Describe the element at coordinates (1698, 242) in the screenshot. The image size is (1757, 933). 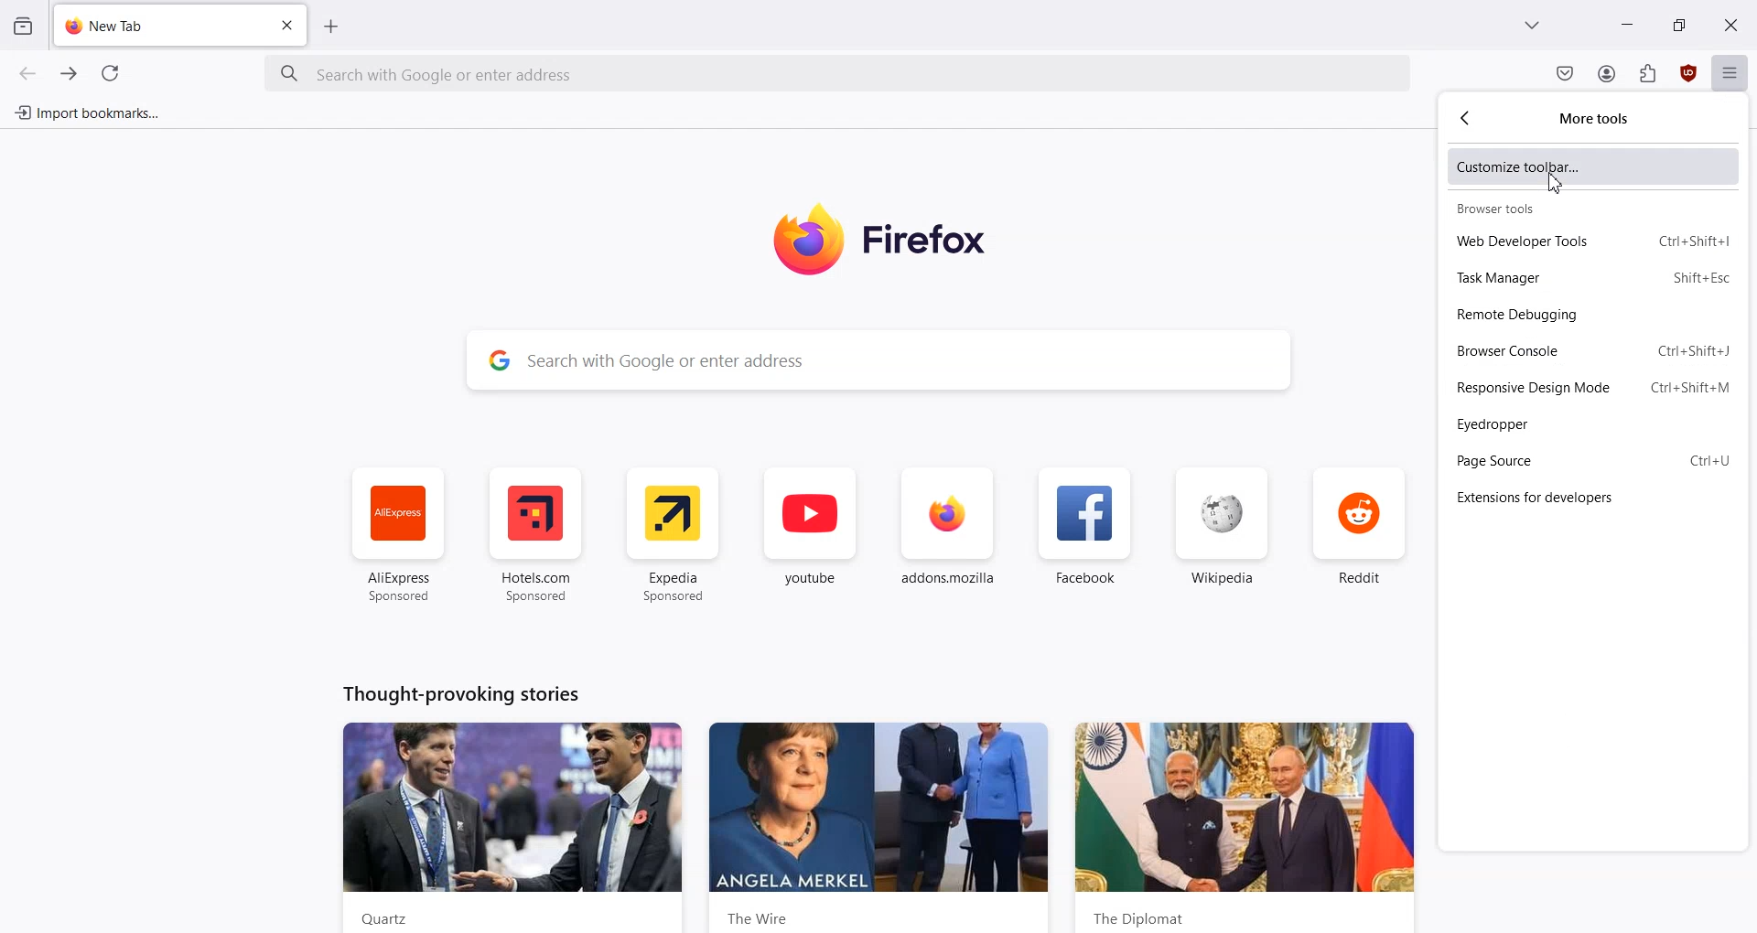
I see `Shortcut key` at that location.